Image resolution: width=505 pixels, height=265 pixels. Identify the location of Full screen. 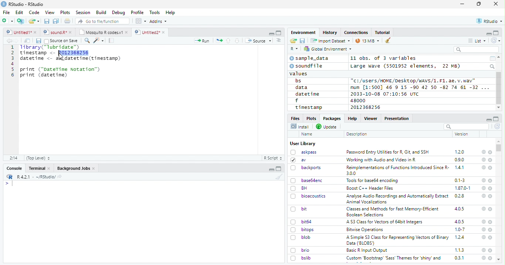
(279, 32).